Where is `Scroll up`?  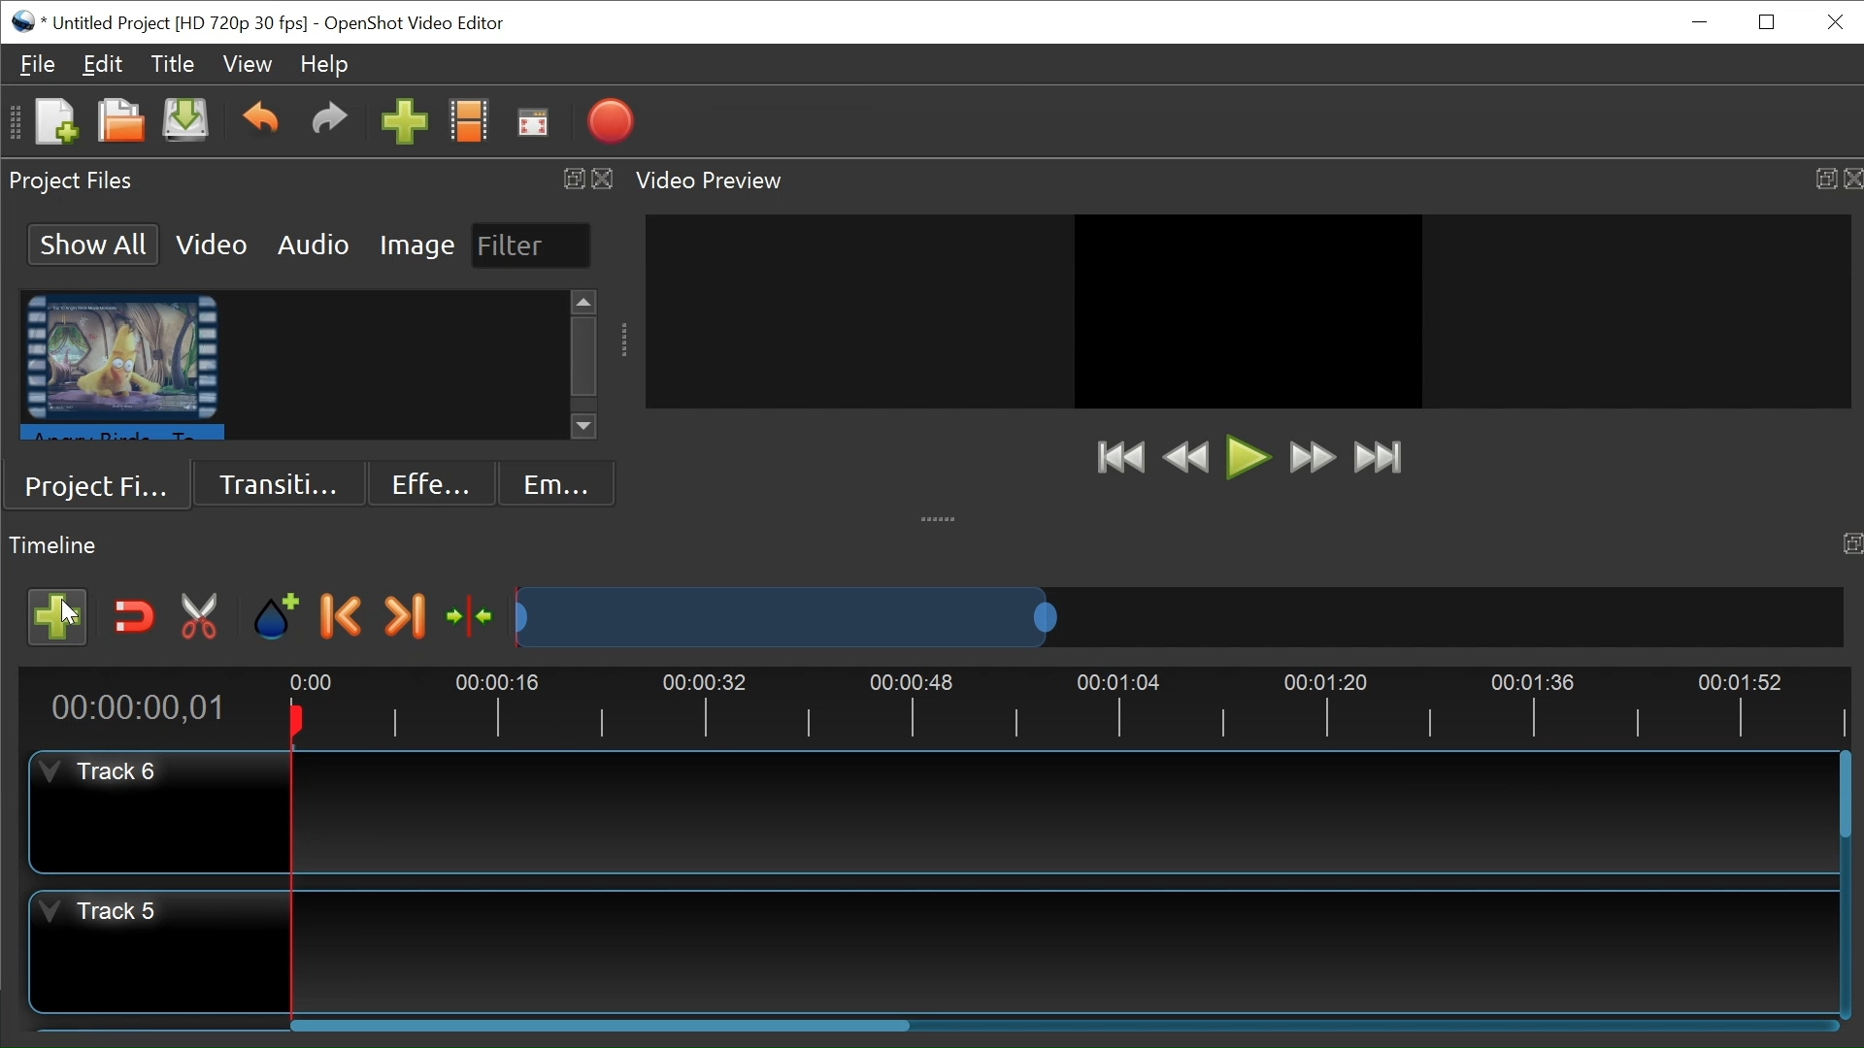
Scroll up is located at coordinates (583, 298).